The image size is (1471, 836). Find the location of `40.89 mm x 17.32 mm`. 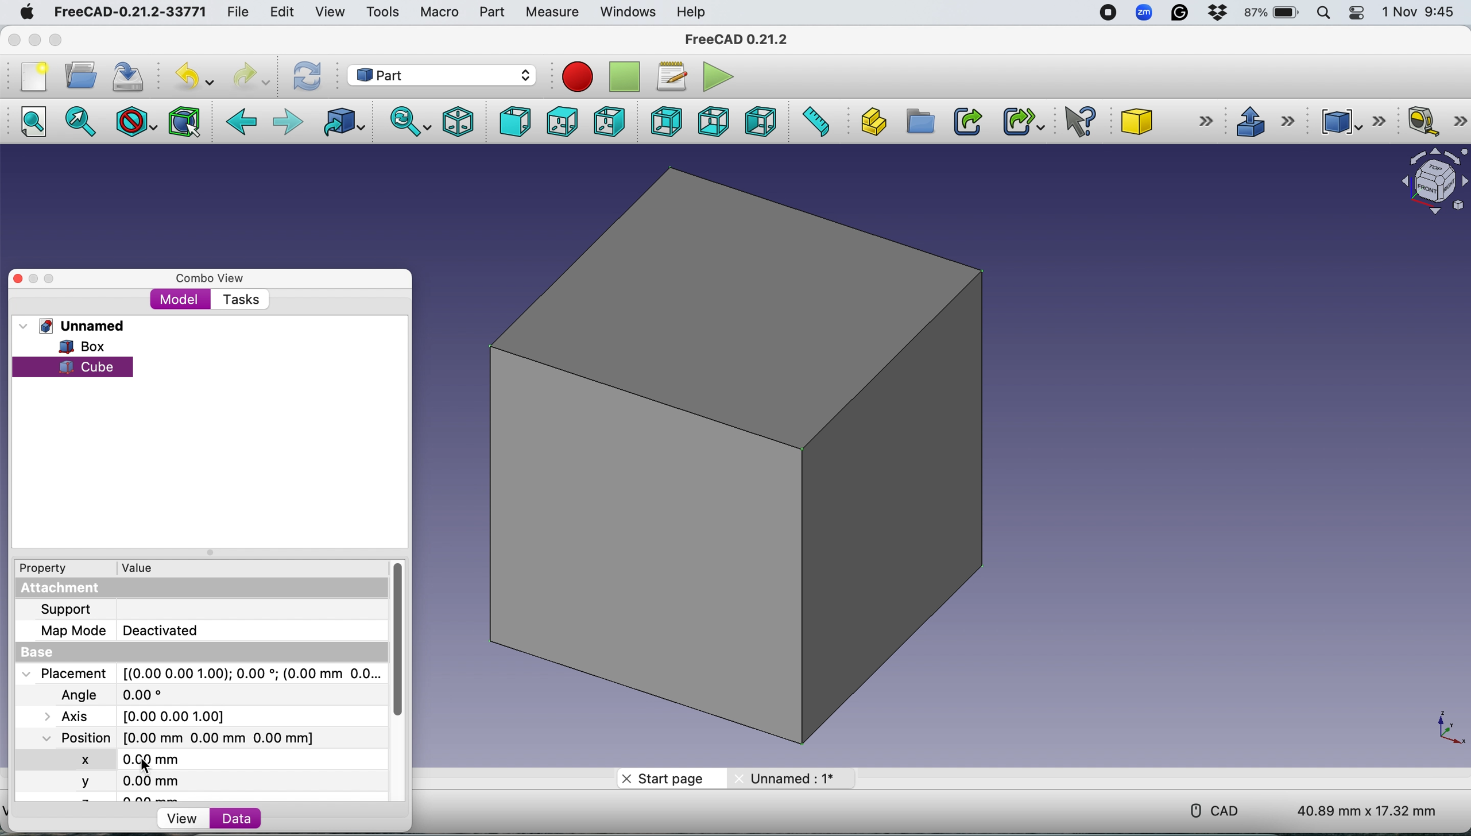

40.89 mm x 17.32 mm is located at coordinates (1357, 809).